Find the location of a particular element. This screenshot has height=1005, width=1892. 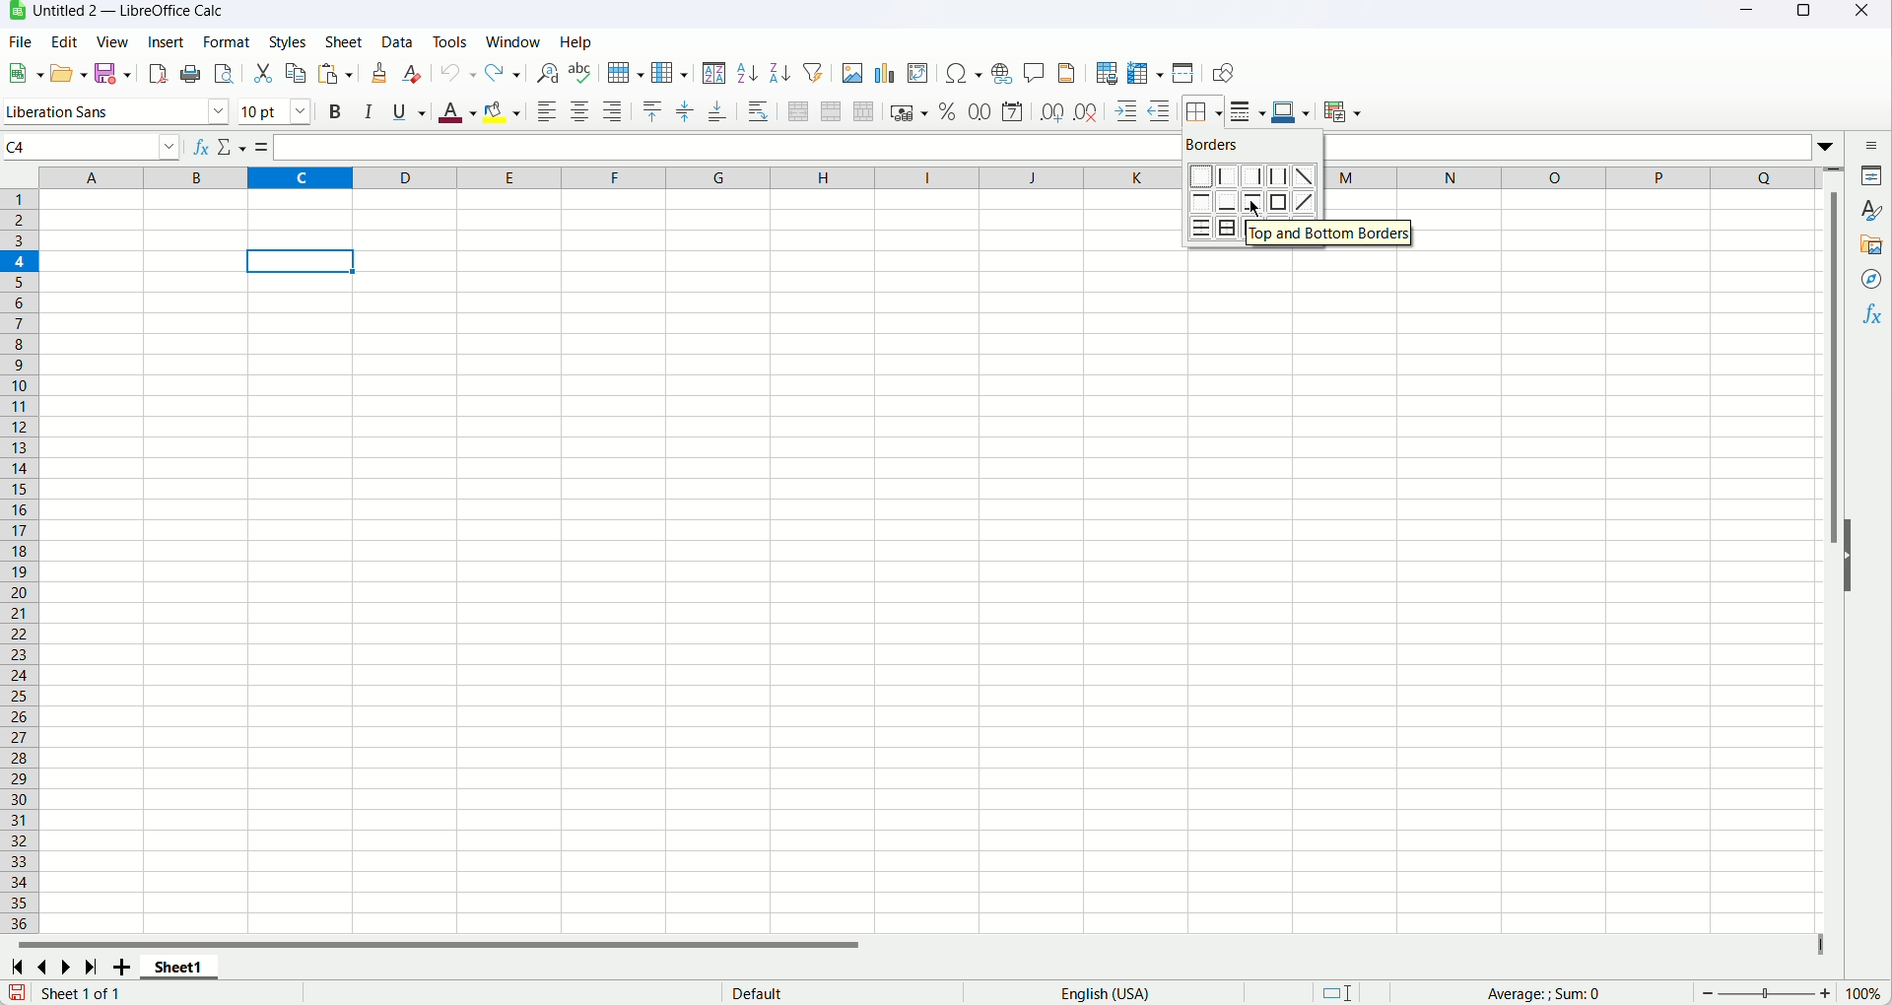

Delete decimal place is located at coordinates (1086, 113).